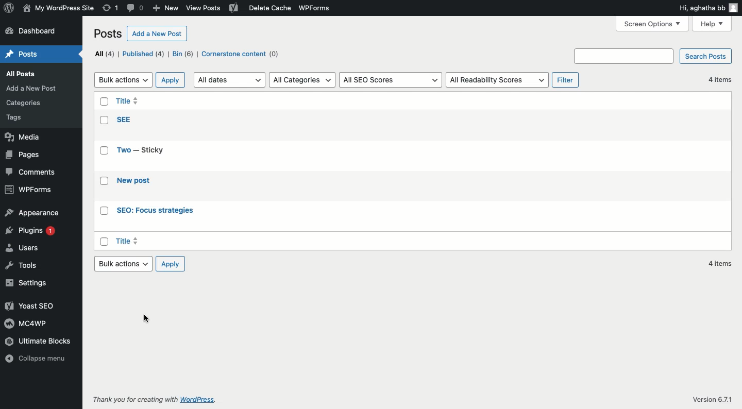 This screenshot has height=409, width=742. What do you see at coordinates (32, 213) in the screenshot?
I see `Appearance` at bounding box center [32, 213].